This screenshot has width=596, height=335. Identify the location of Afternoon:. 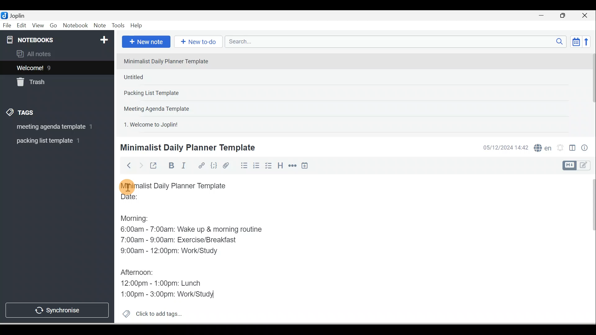
(139, 271).